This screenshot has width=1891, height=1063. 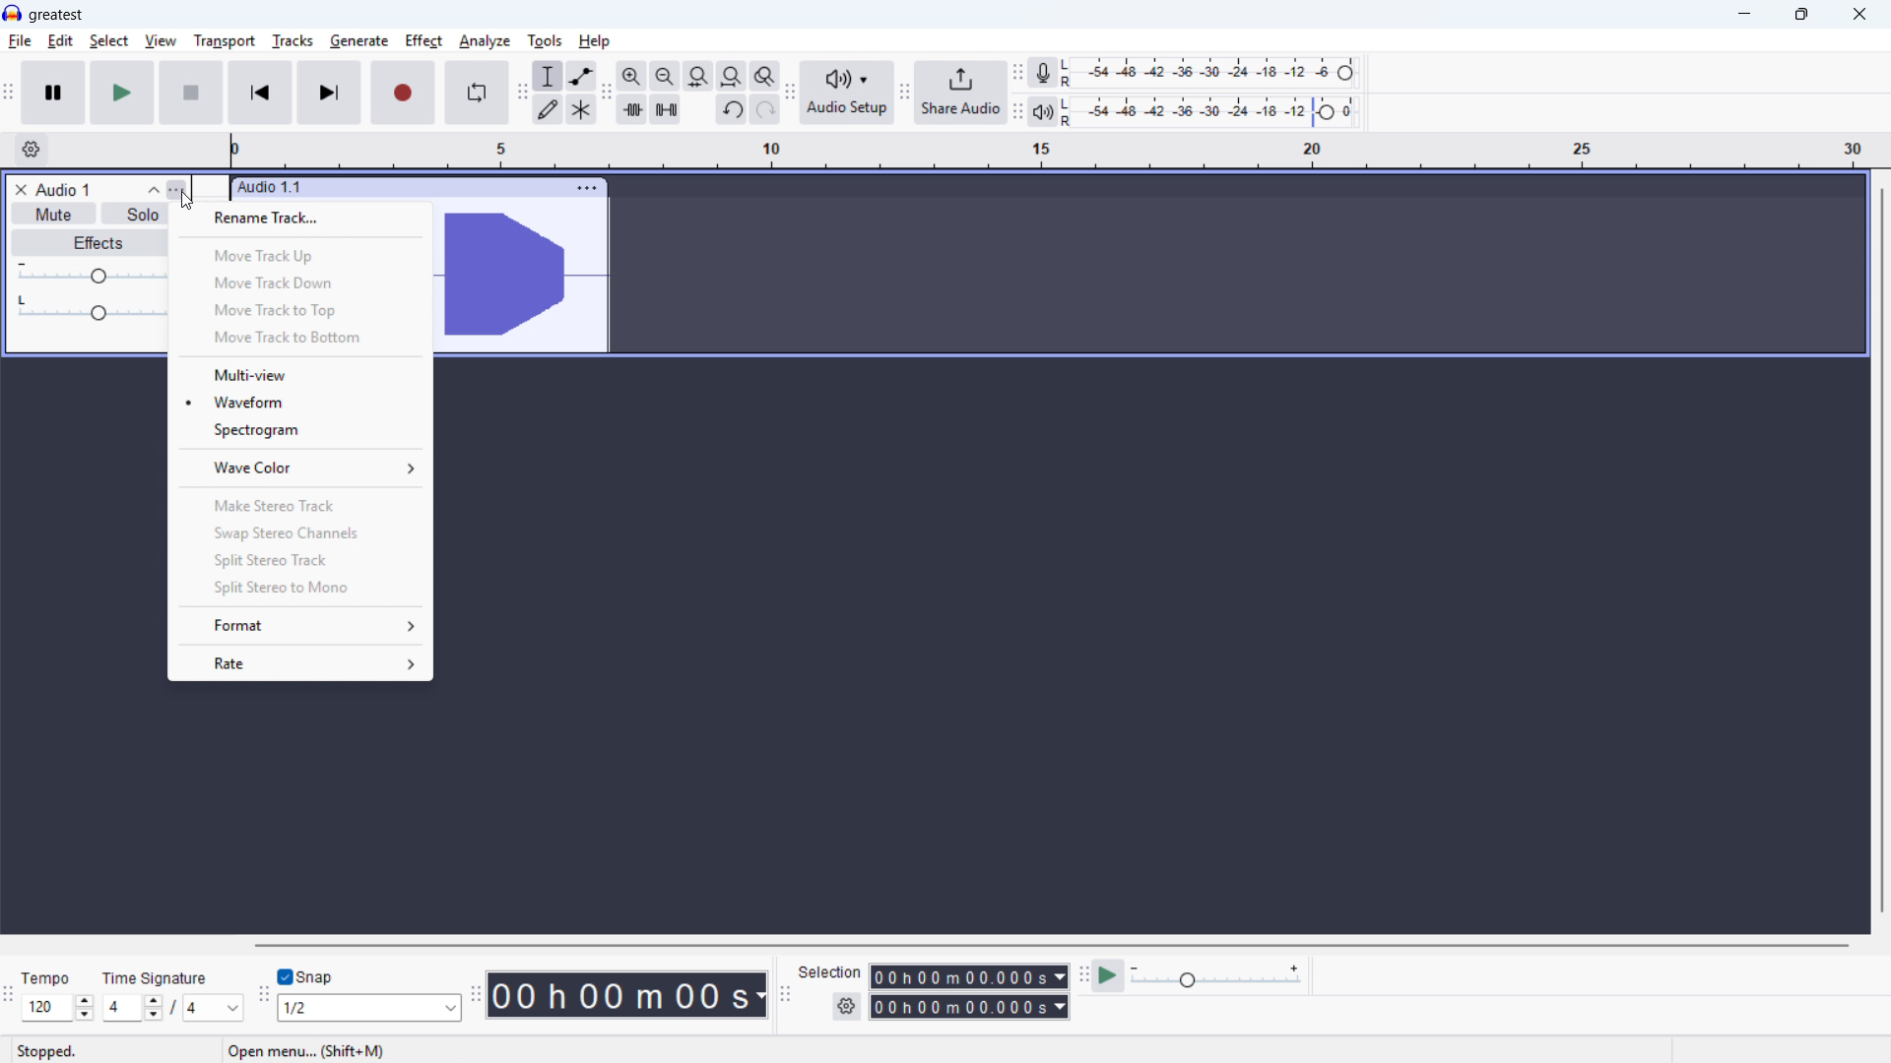 What do you see at coordinates (765, 77) in the screenshot?
I see `toggle zoom` at bounding box center [765, 77].